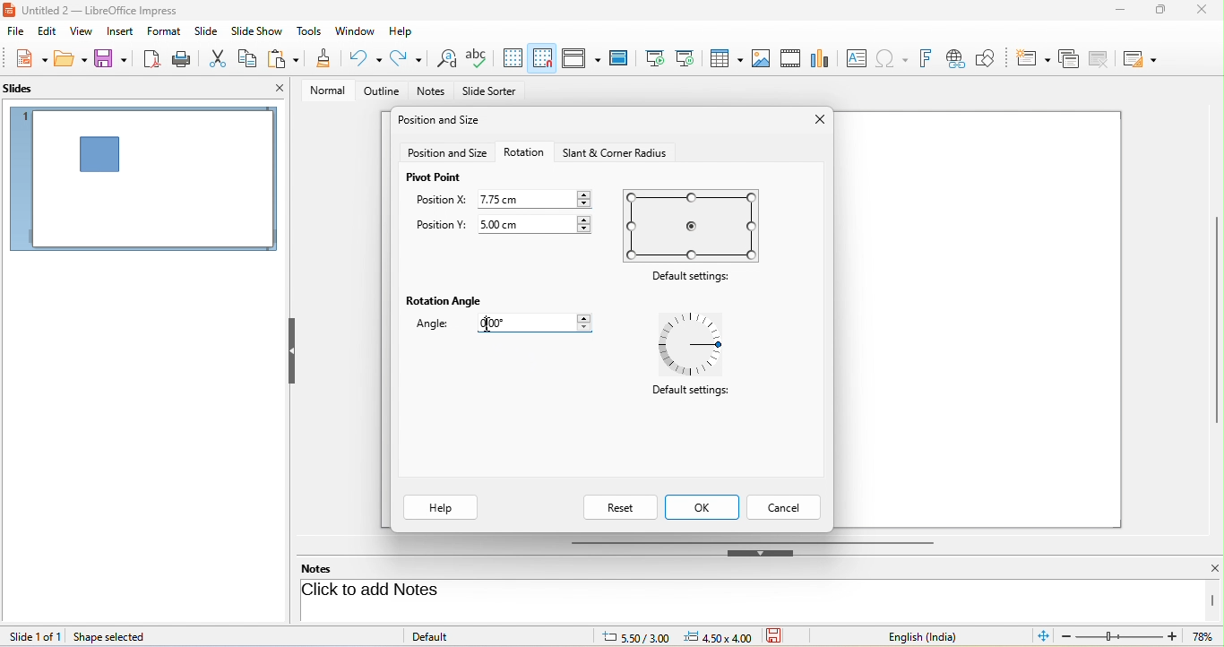 This screenshot has width=1224, height=647. Describe the element at coordinates (690, 58) in the screenshot. I see `start from current slide` at that location.